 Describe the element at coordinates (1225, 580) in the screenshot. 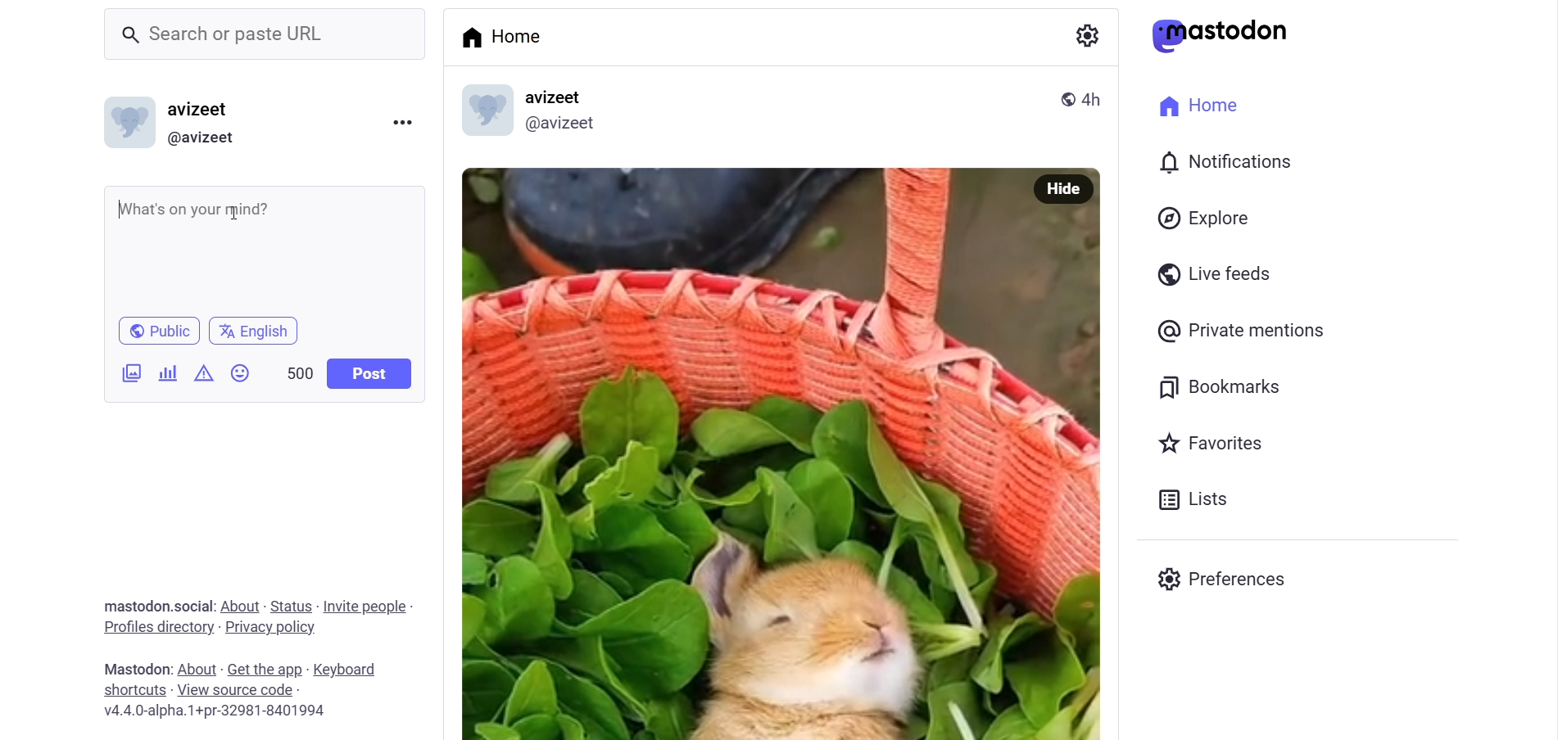

I see `Preferenes` at that location.